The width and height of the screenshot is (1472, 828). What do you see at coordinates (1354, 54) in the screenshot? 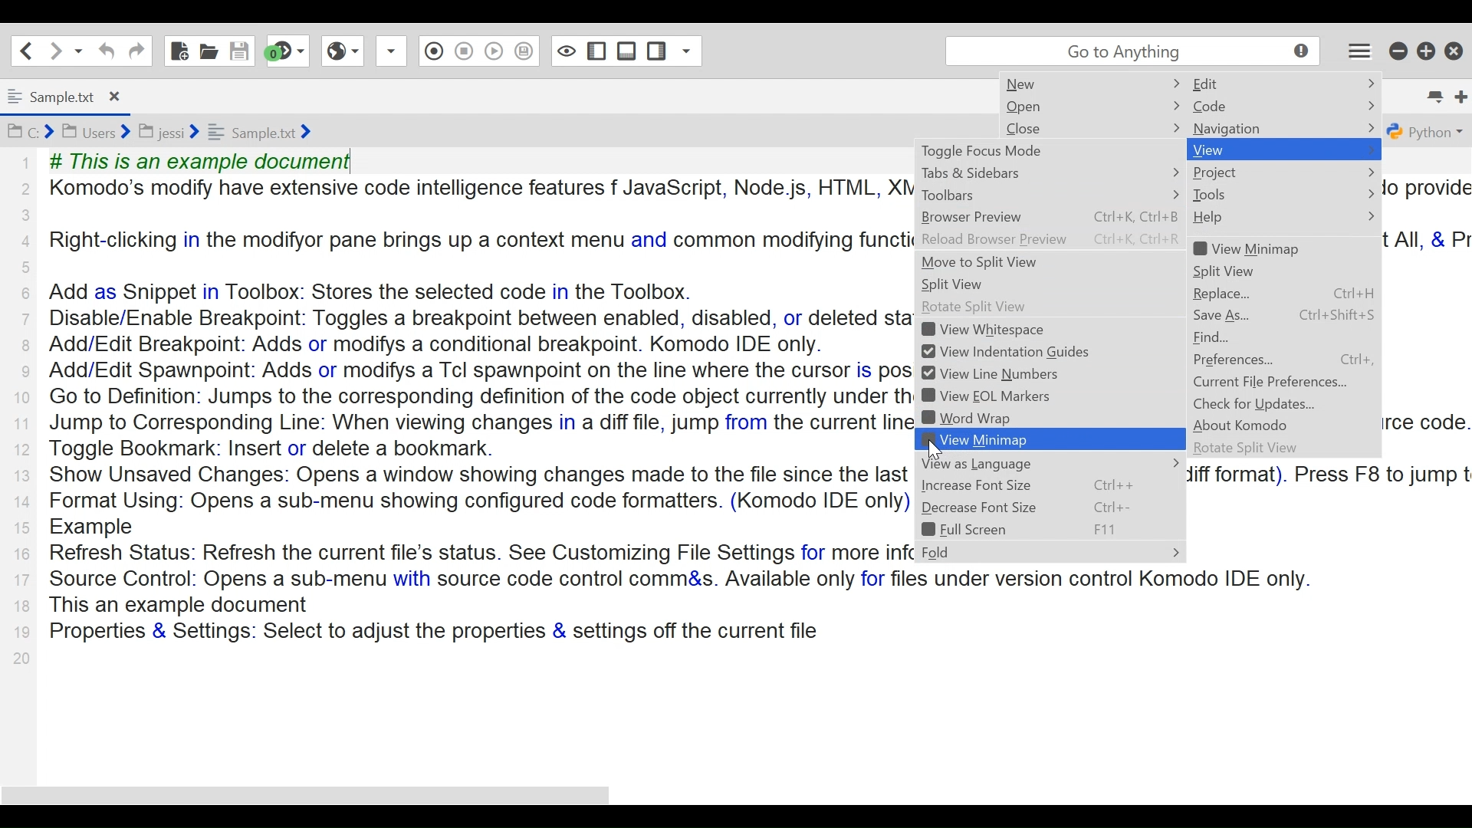
I see `Application menu` at bounding box center [1354, 54].